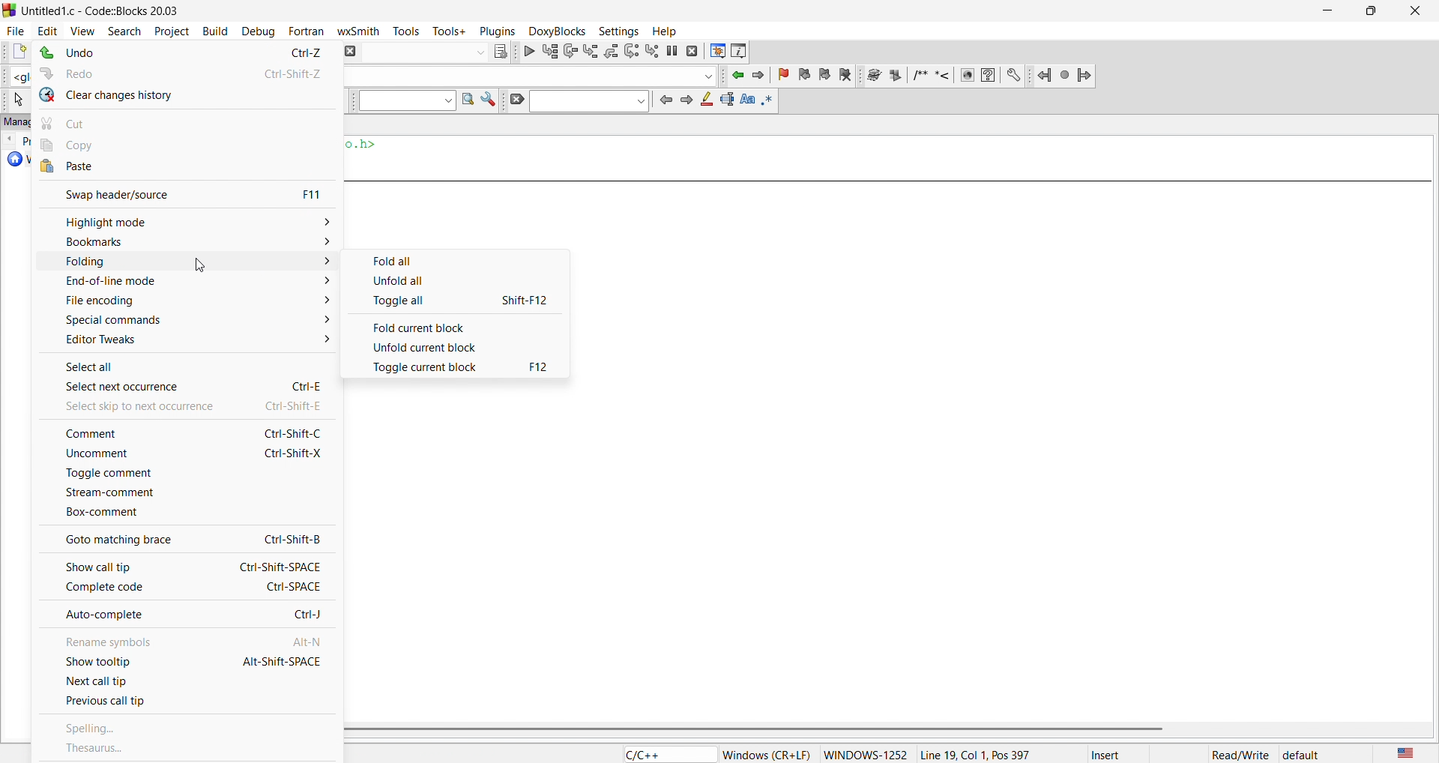 Image resolution: width=1439 pixels, height=763 pixels. I want to click on previous call tip, so click(184, 704).